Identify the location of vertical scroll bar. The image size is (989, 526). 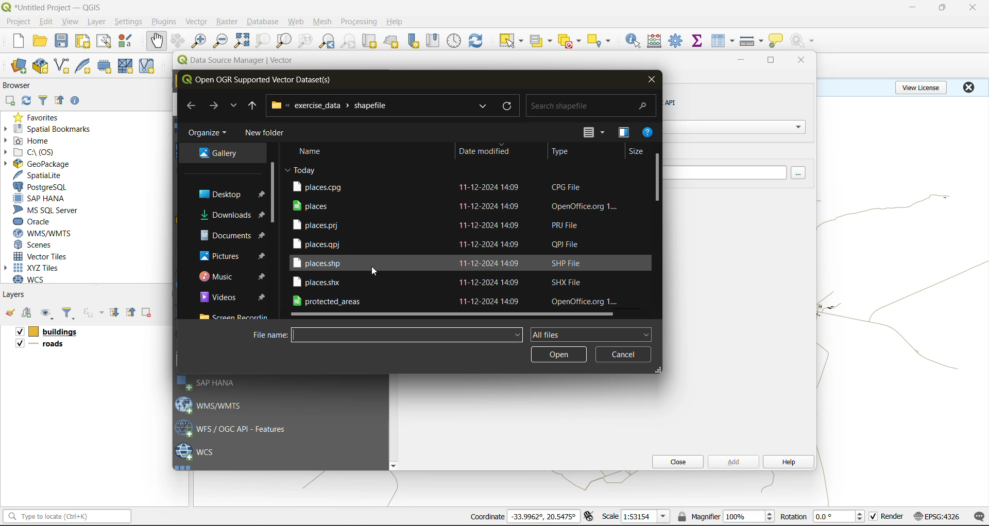
(658, 177).